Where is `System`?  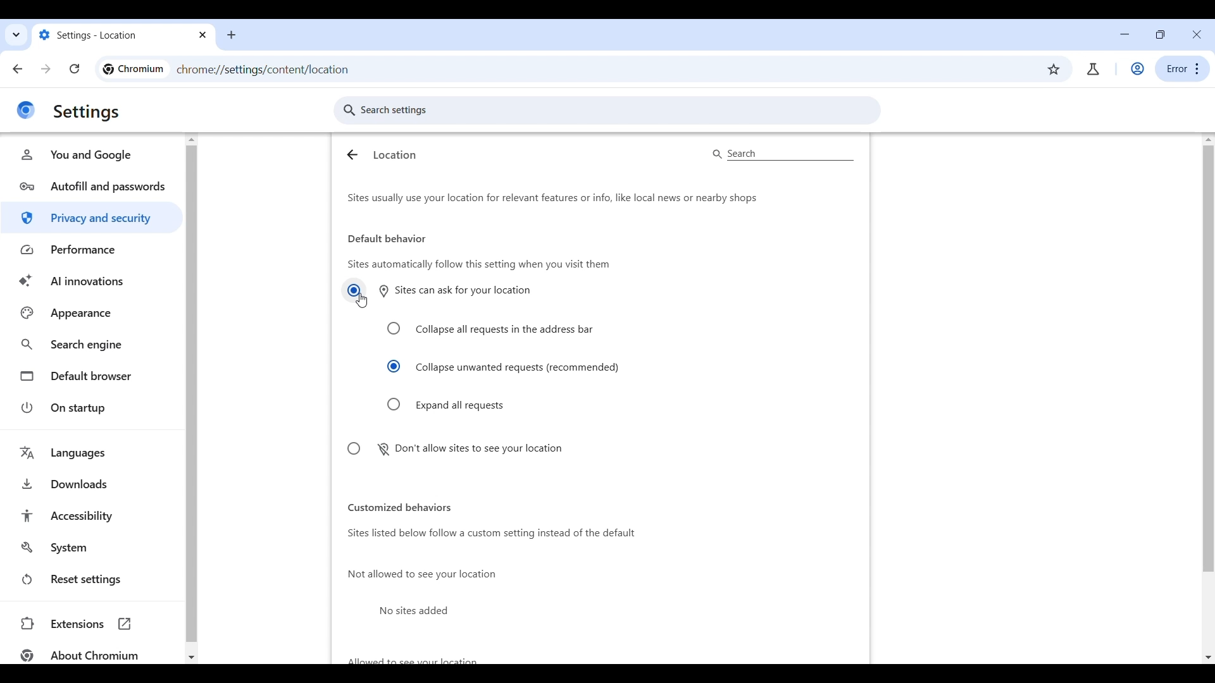
System is located at coordinates (90, 548).